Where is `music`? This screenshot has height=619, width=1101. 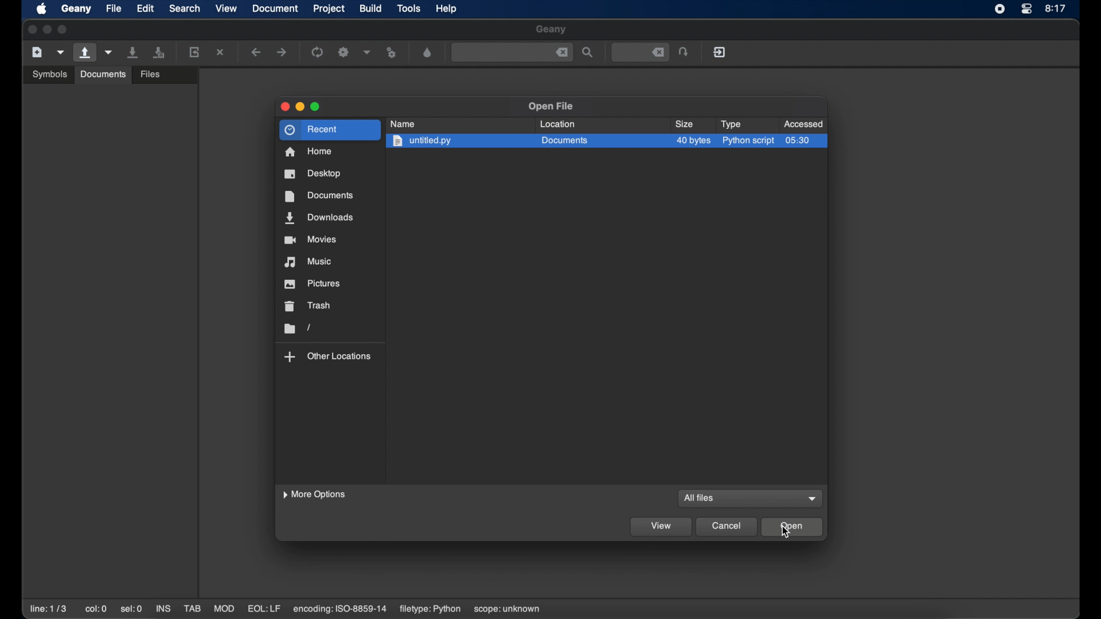 music is located at coordinates (307, 262).